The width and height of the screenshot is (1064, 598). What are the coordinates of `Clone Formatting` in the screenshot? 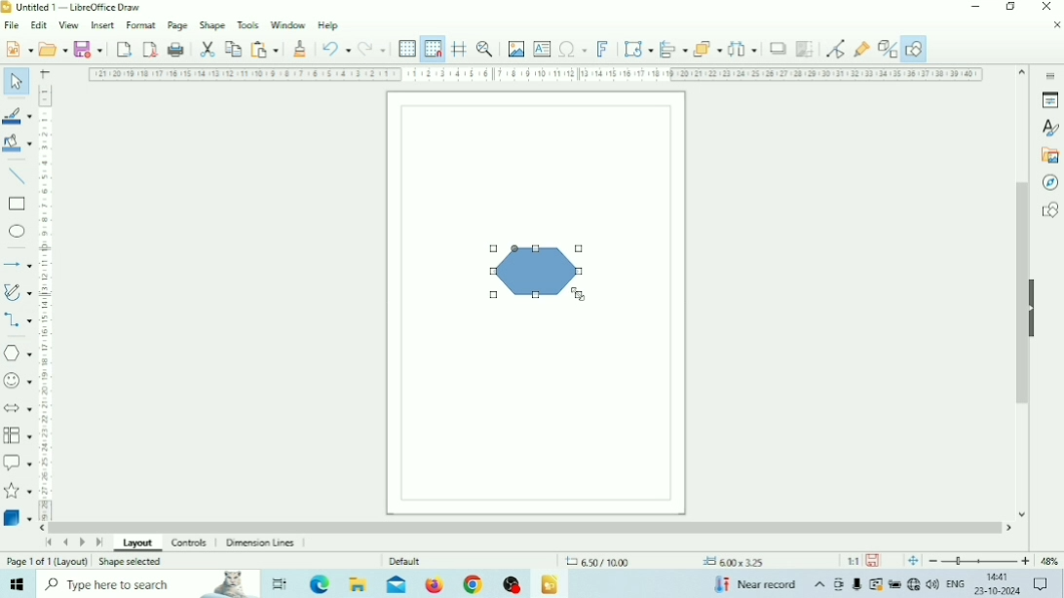 It's located at (300, 49).